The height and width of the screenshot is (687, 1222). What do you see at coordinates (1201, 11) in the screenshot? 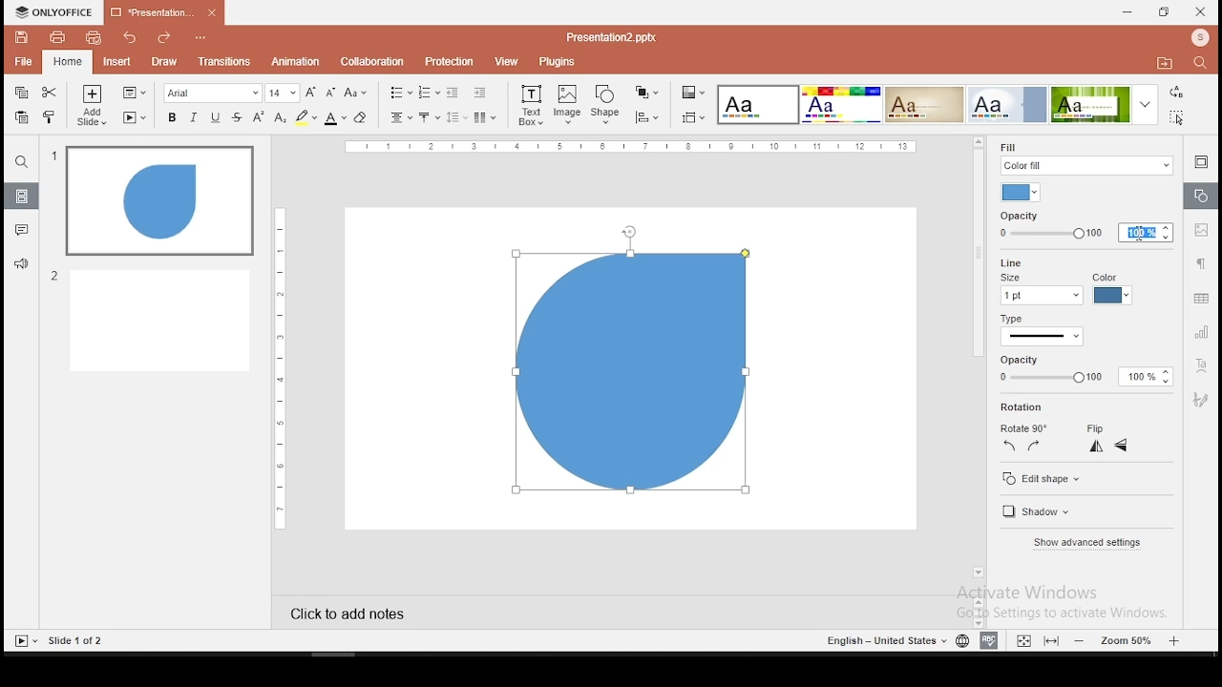
I see `close window` at bounding box center [1201, 11].